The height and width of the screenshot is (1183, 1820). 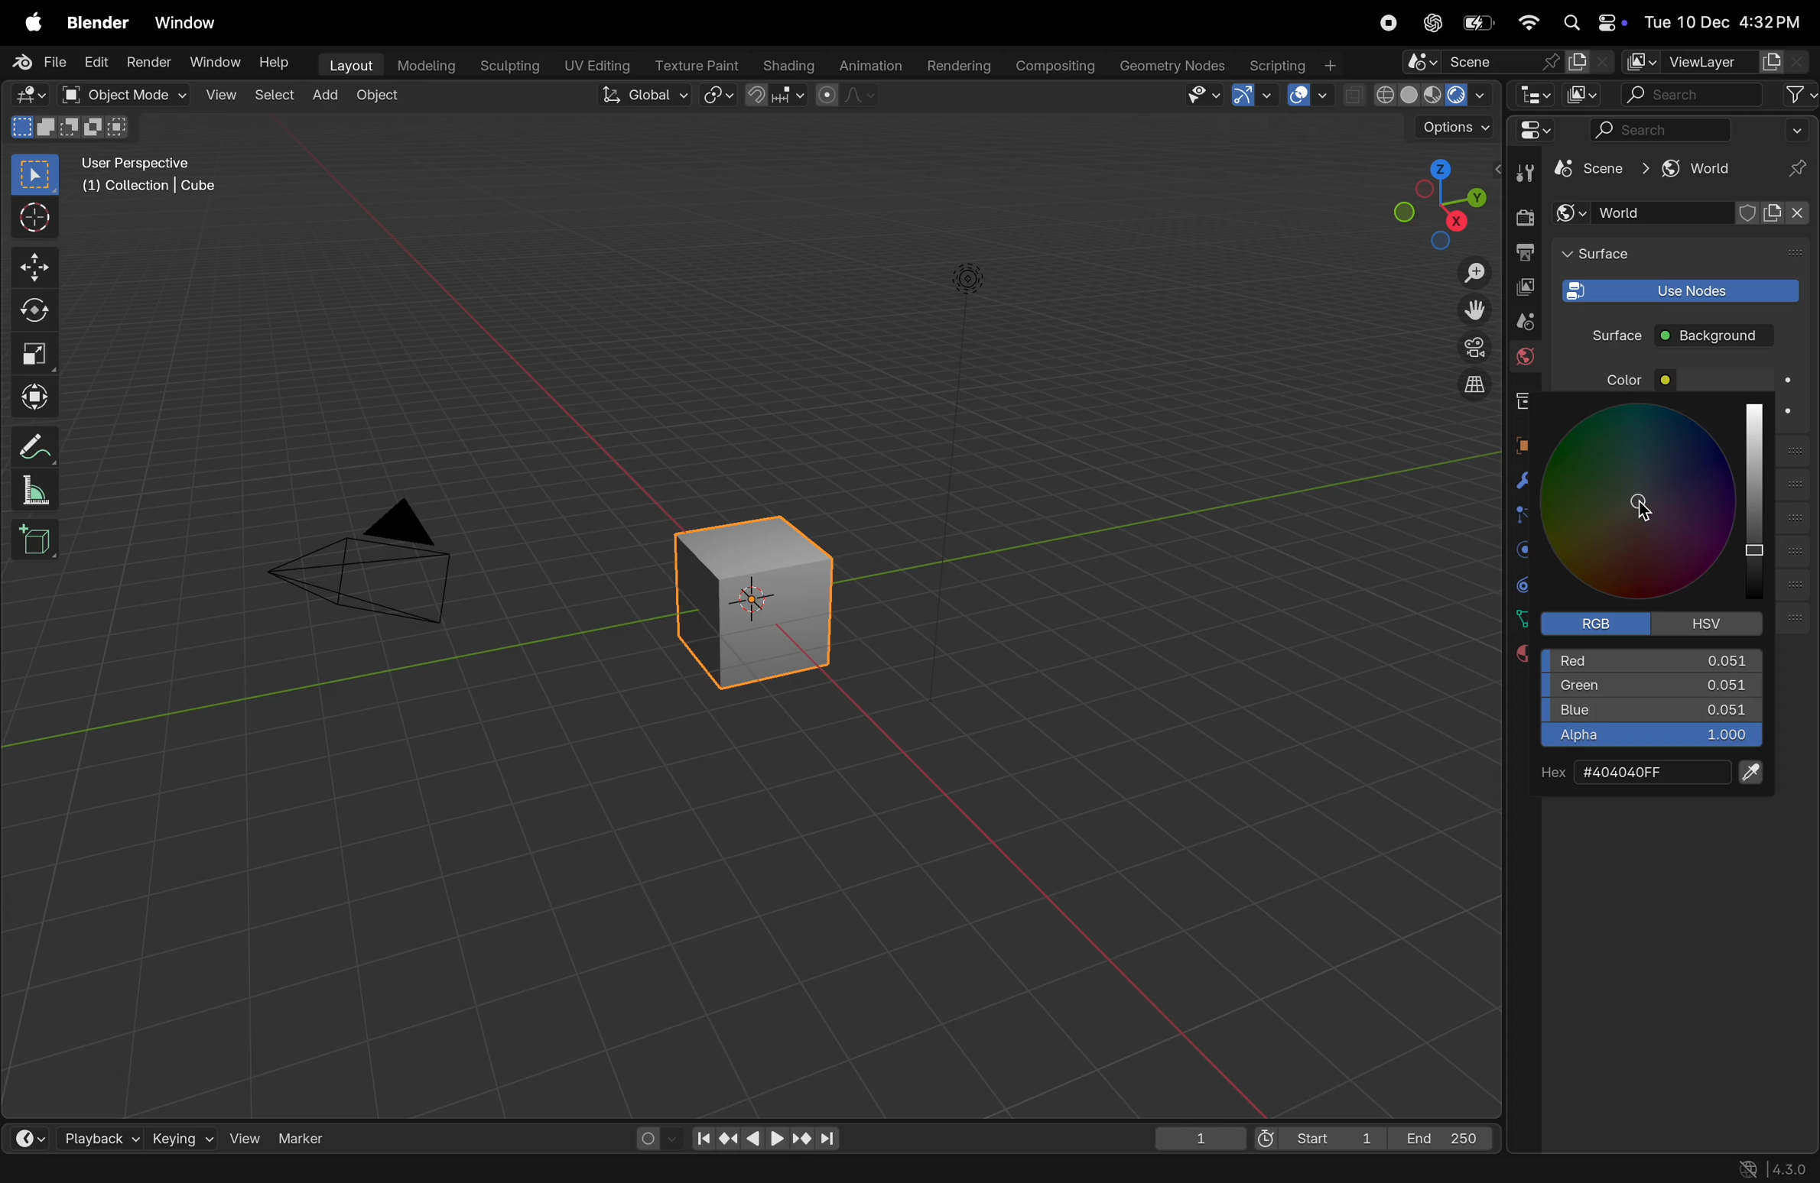 I want to click on data , so click(x=1518, y=618).